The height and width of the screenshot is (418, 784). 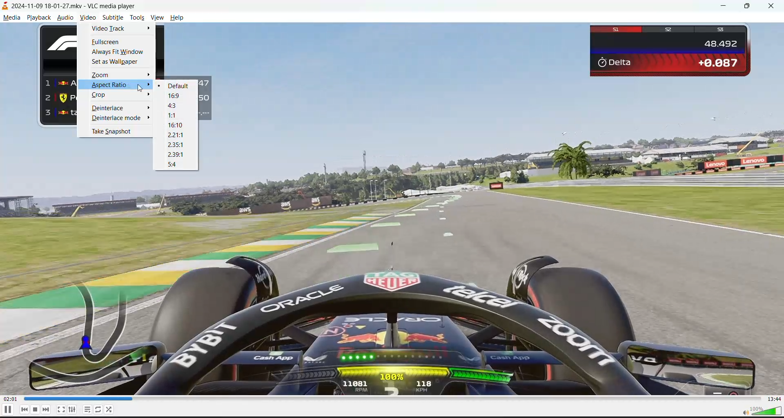 I want to click on help, so click(x=179, y=17).